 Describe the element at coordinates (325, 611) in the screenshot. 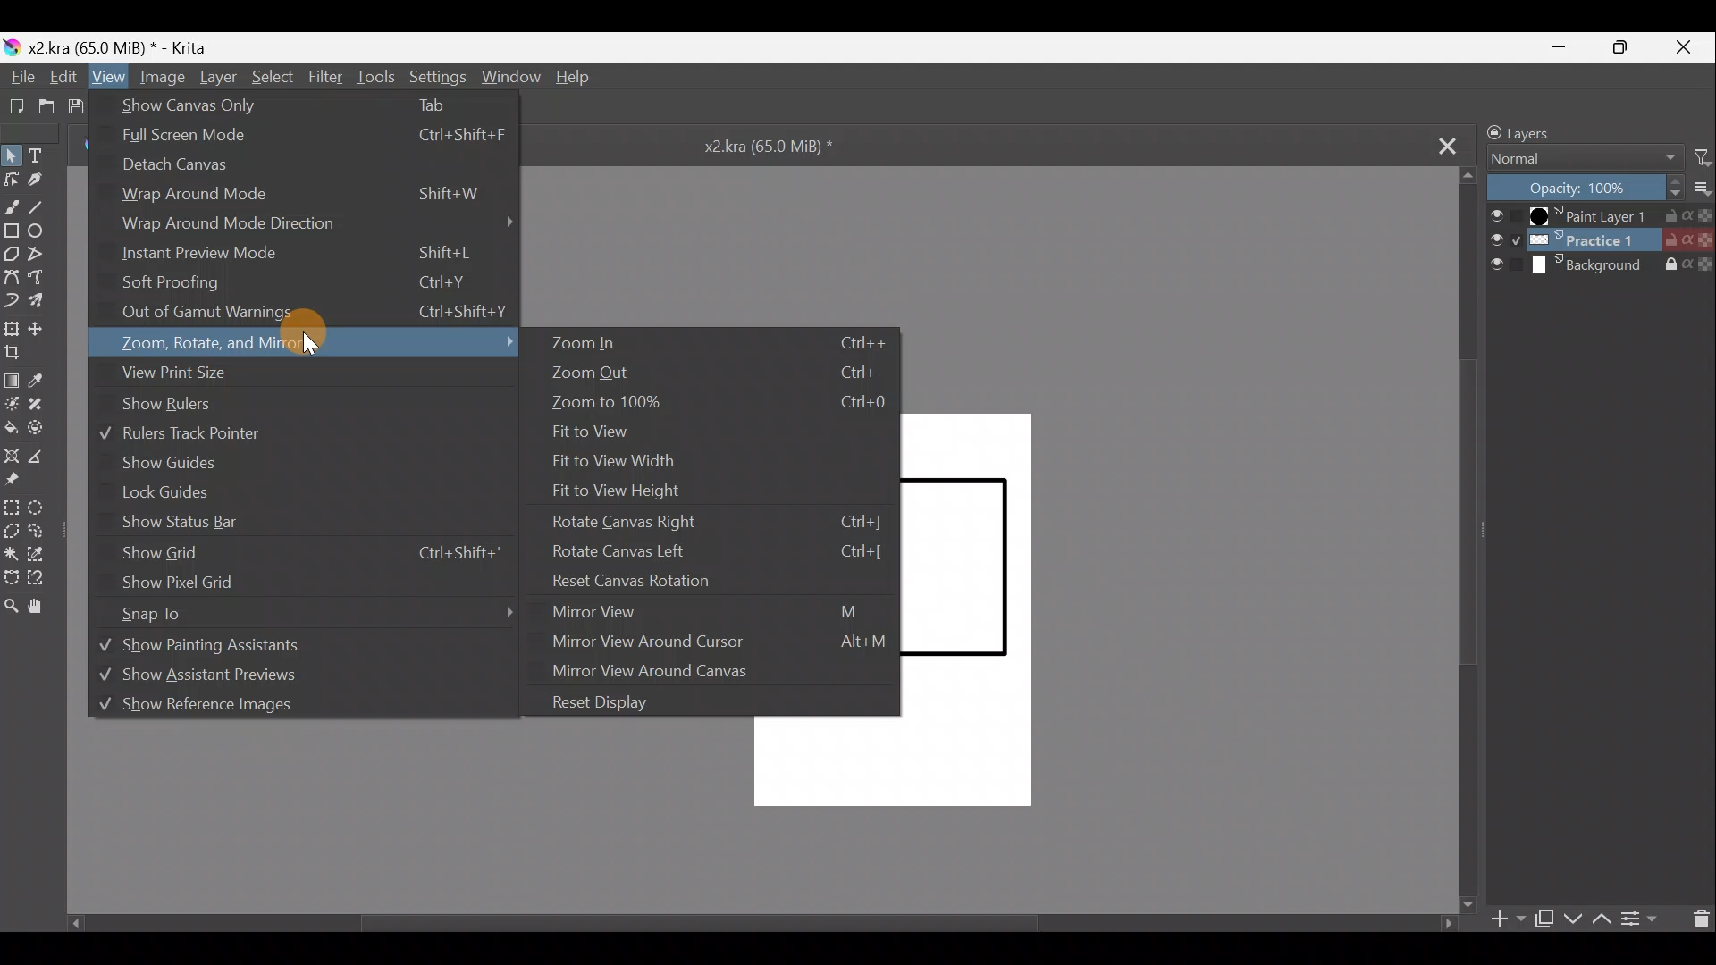

I see `Snap to` at that location.